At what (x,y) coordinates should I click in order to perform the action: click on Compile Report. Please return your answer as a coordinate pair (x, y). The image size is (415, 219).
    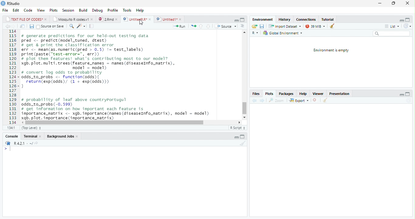
    Looking at the image, I should click on (91, 26).